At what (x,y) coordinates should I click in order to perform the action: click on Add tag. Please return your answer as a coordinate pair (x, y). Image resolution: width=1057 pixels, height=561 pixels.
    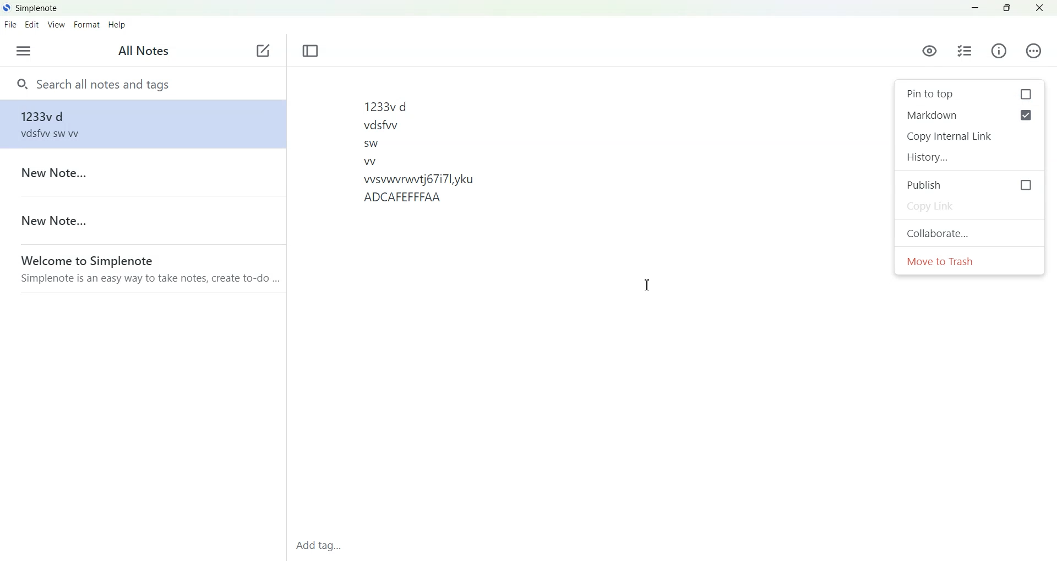
    Looking at the image, I should click on (323, 548).